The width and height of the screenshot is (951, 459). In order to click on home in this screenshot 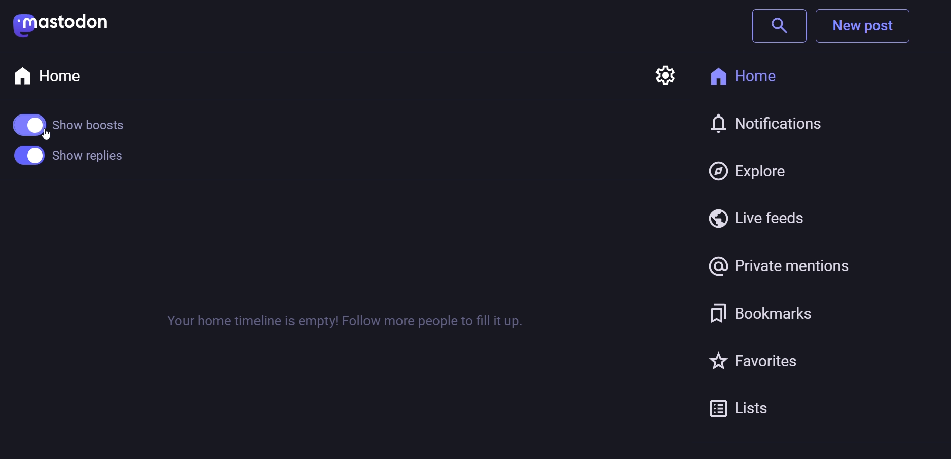, I will do `click(52, 75)`.